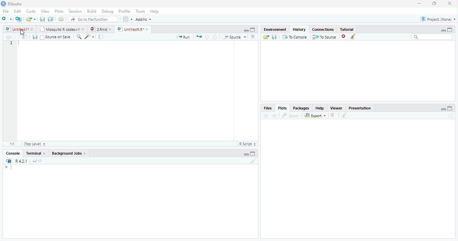 The height and width of the screenshot is (241, 458). What do you see at coordinates (125, 12) in the screenshot?
I see `Profile` at bounding box center [125, 12].